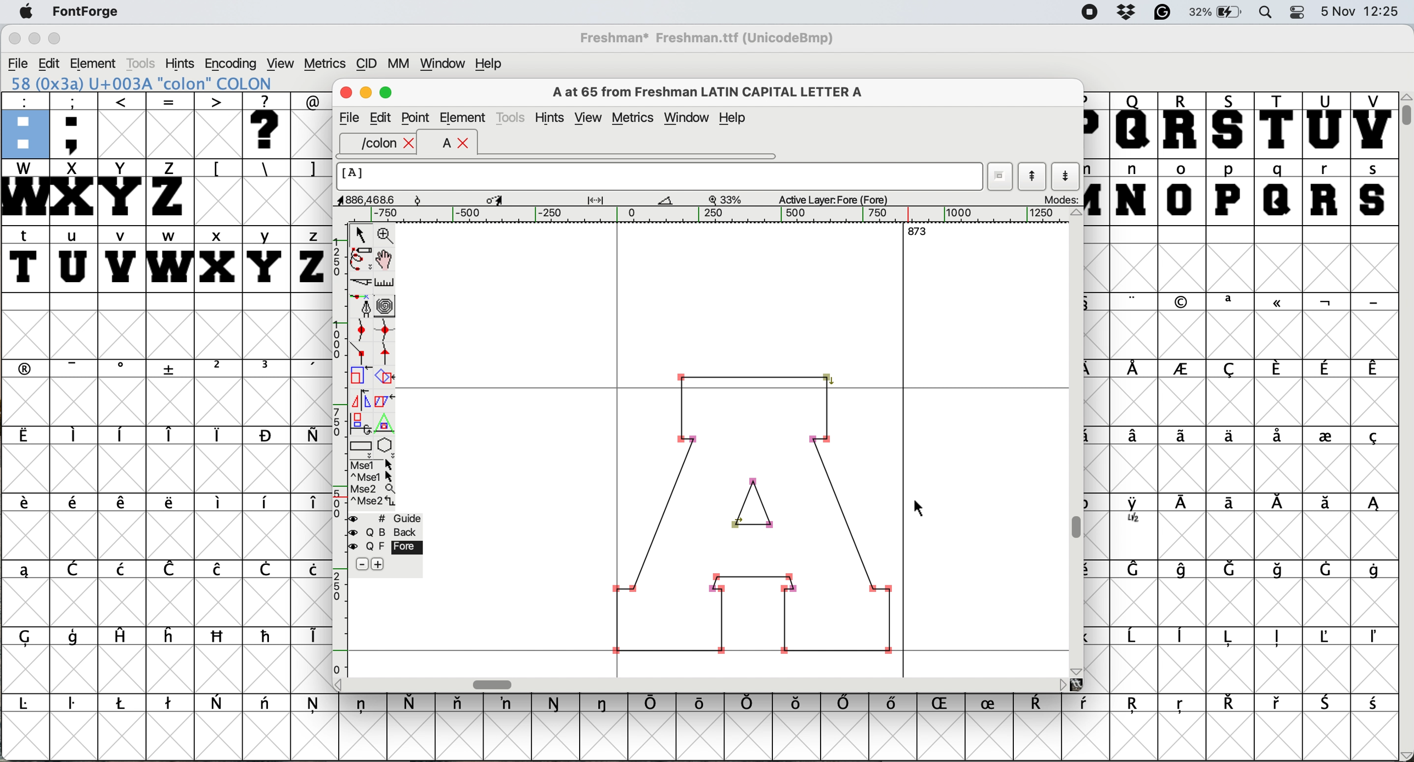 Image resolution: width=1414 pixels, height=762 pixels. What do you see at coordinates (218, 570) in the screenshot?
I see `symbol` at bounding box center [218, 570].